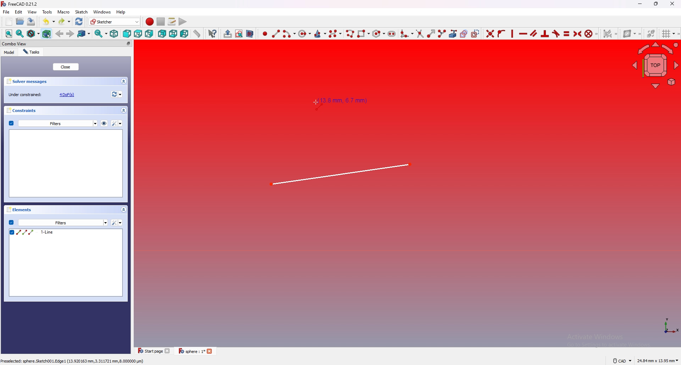  I want to click on T-line, so click(66, 263).